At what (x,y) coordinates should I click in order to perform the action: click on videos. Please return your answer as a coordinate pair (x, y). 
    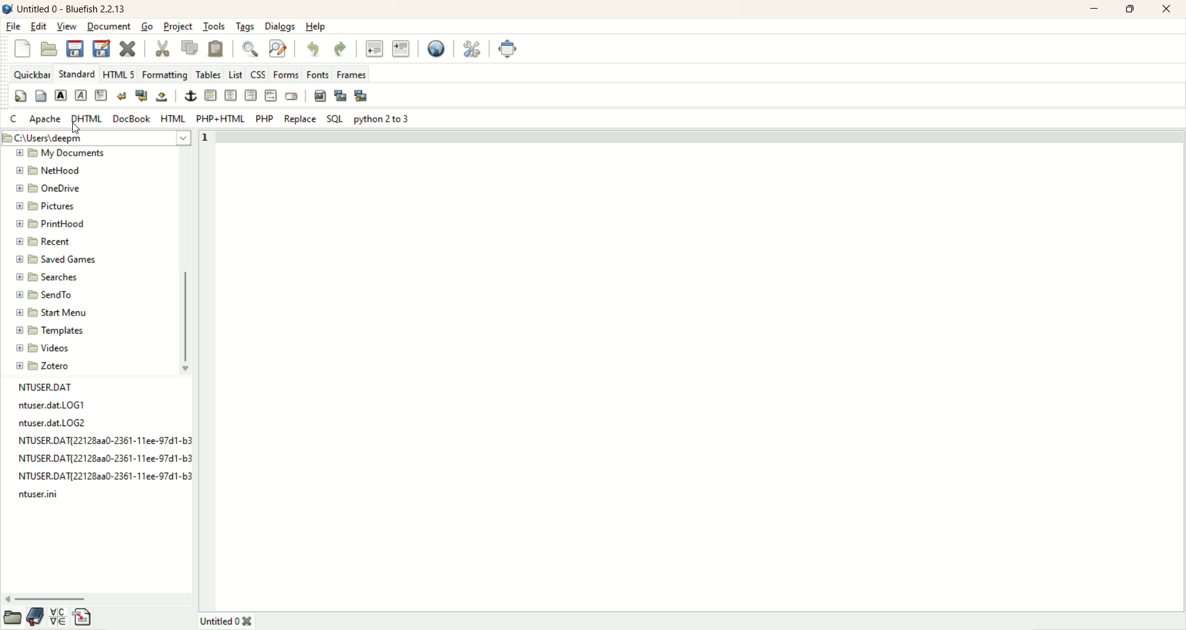
    Looking at the image, I should click on (45, 348).